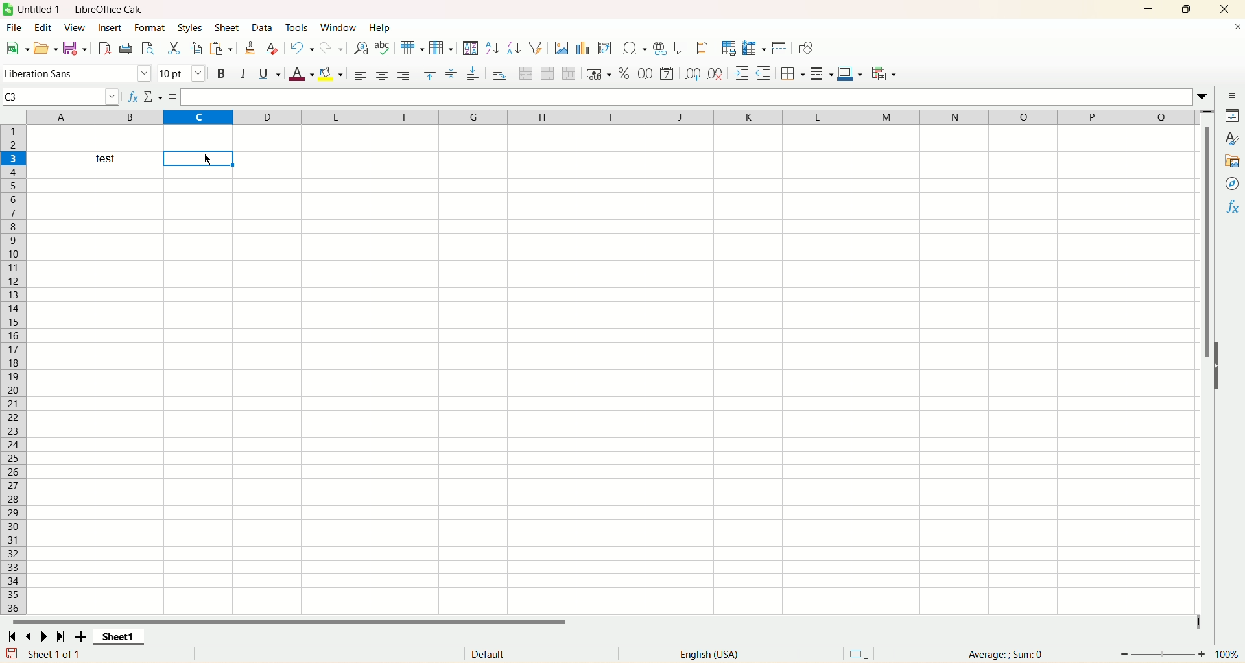 The width and height of the screenshot is (1245, 663). What do you see at coordinates (110, 27) in the screenshot?
I see `insert` at bounding box center [110, 27].